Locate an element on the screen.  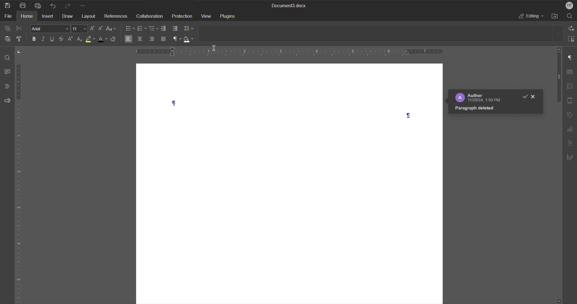
Numbering is located at coordinates (142, 28).